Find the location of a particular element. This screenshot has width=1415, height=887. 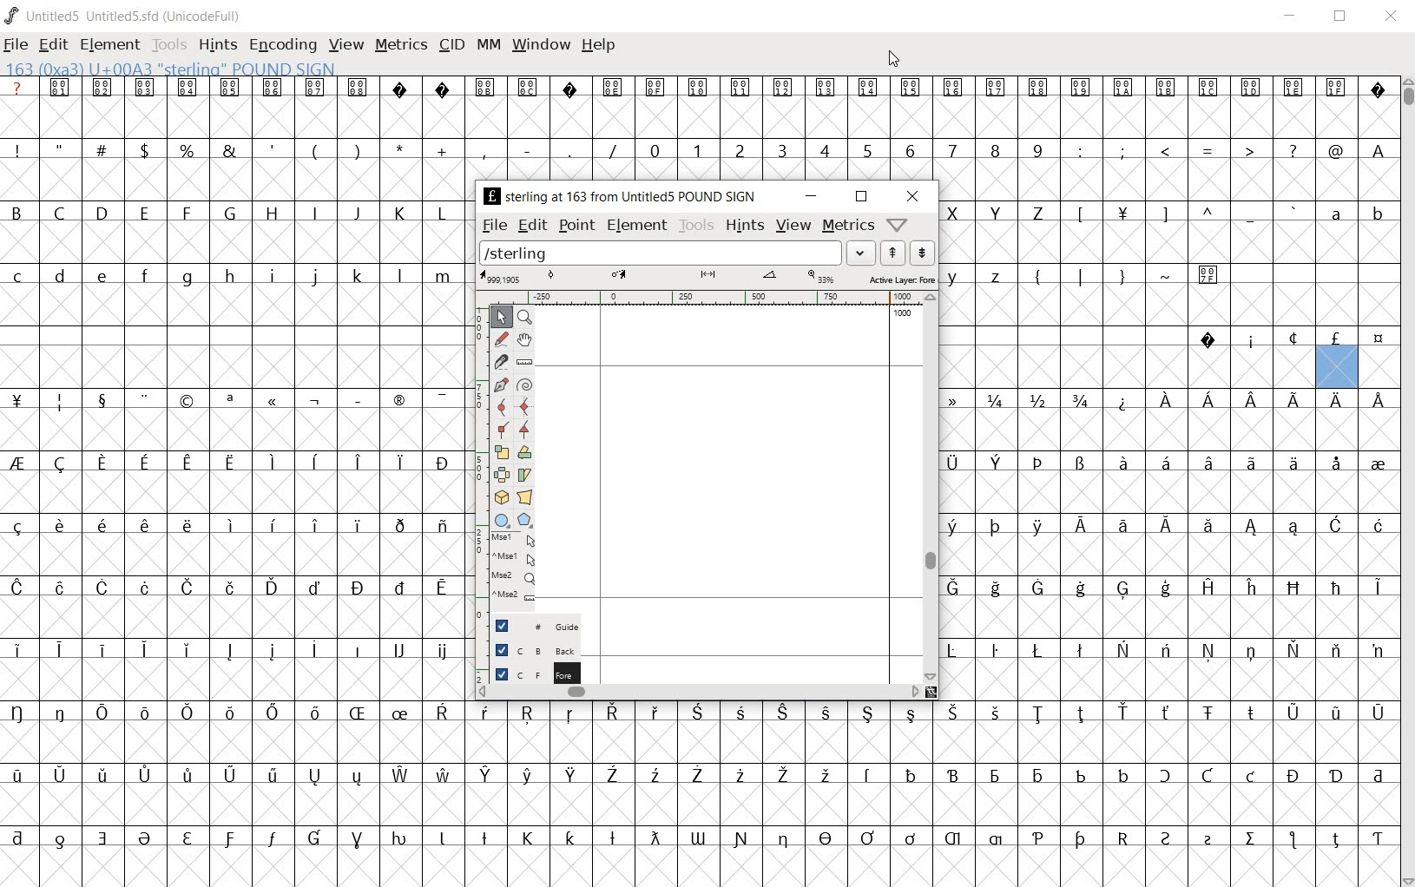

Symbol is located at coordinates (230, 776).